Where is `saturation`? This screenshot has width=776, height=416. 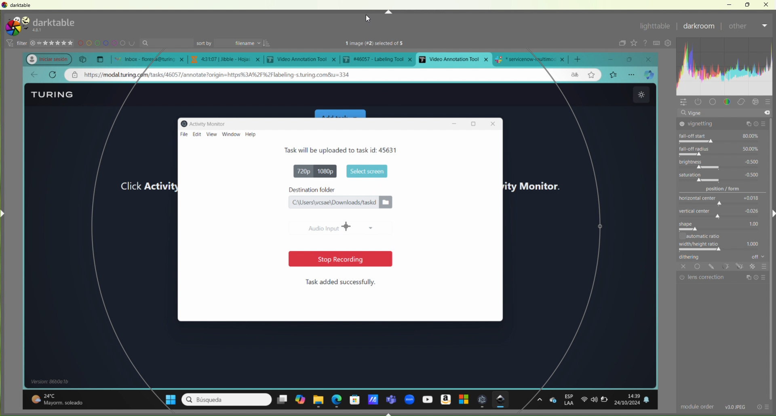 saturation is located at coordinates (724, 176).